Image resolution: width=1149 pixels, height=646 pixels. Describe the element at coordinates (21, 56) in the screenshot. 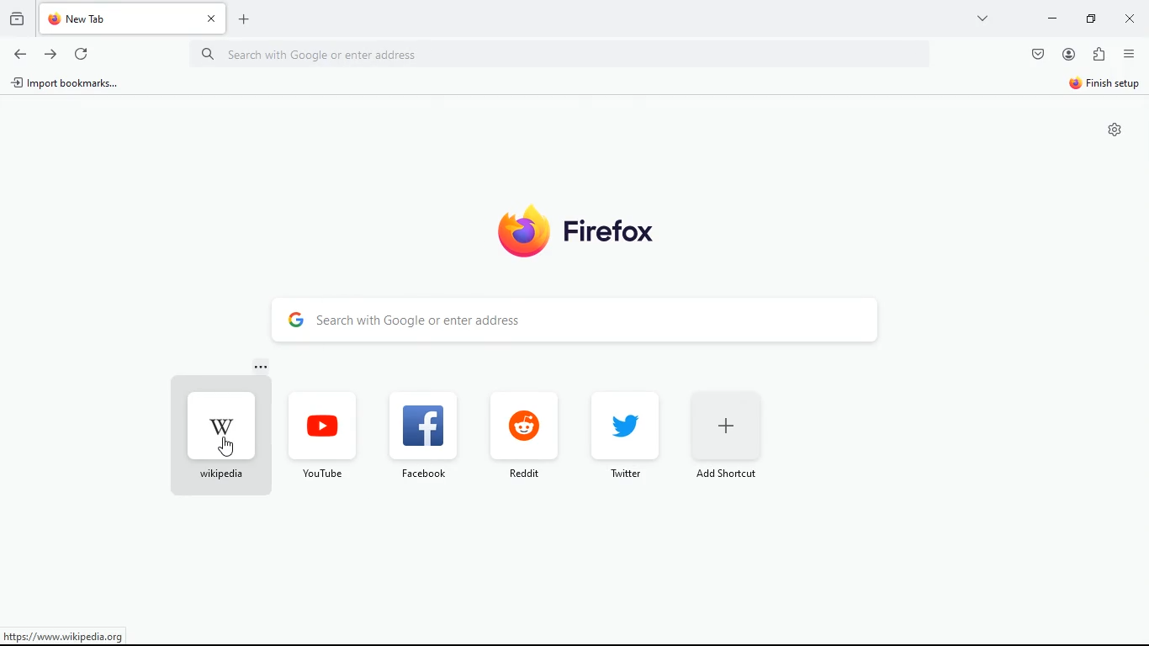

I see `back` at that location.